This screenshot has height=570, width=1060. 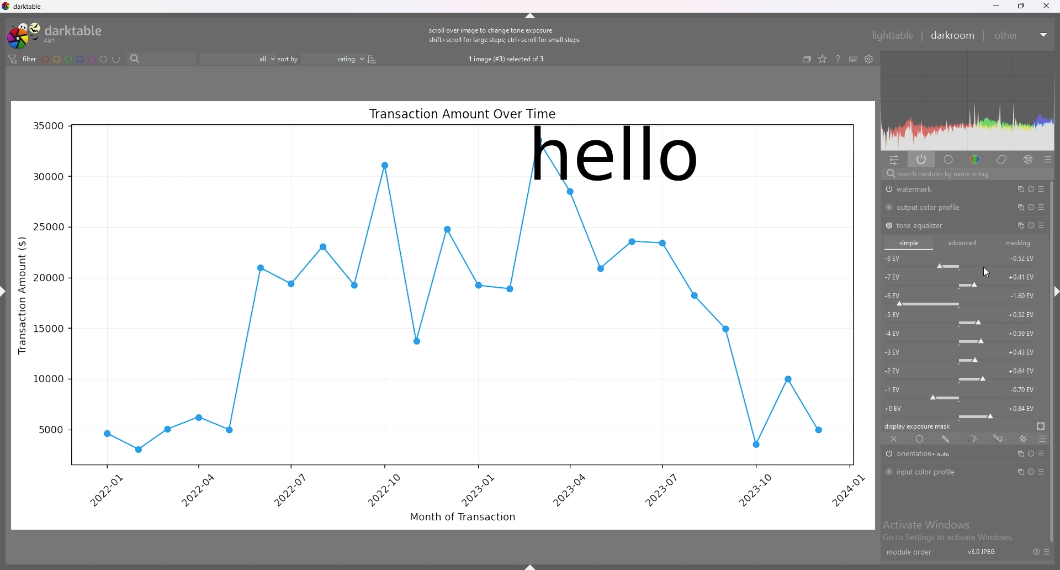 What do you see at coordinates (962, 411) in the screenshot?
I see `-0 EV force` at bounding box center [962, 411].